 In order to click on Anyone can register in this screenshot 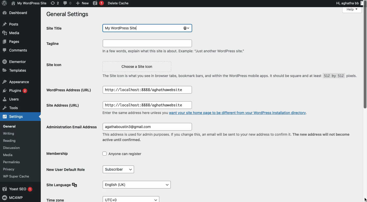, I will do `click(123, 154)`.